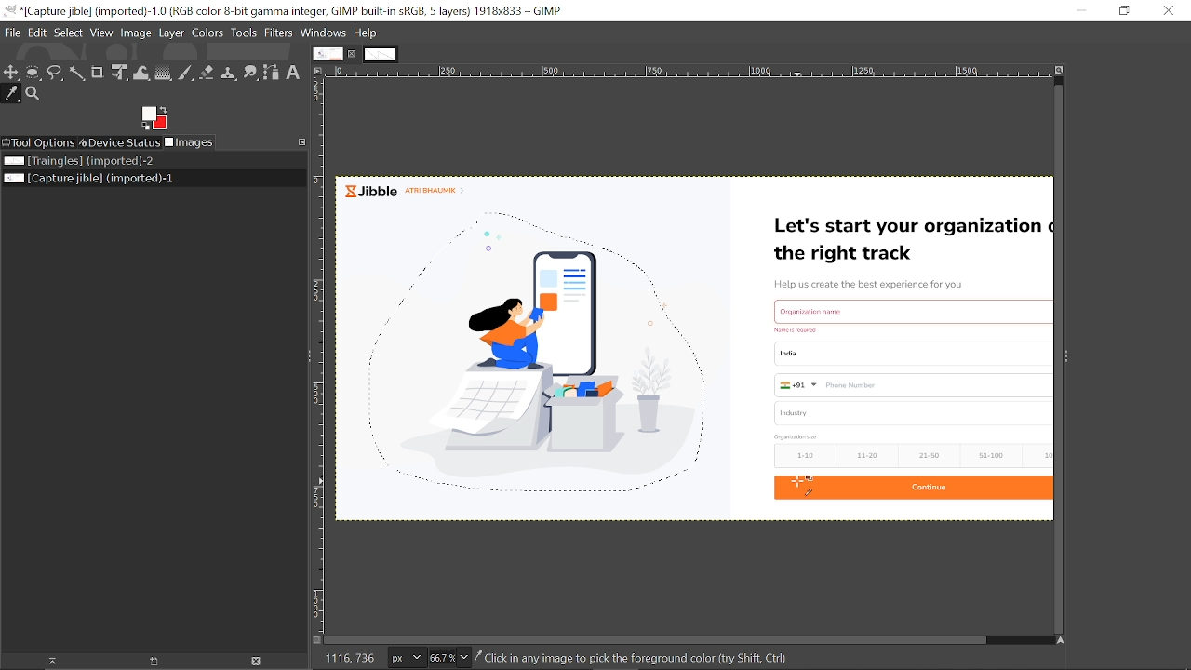 The image size is (1191, 670). I want to click on Horizontal scrollbar, so click(657, 639).